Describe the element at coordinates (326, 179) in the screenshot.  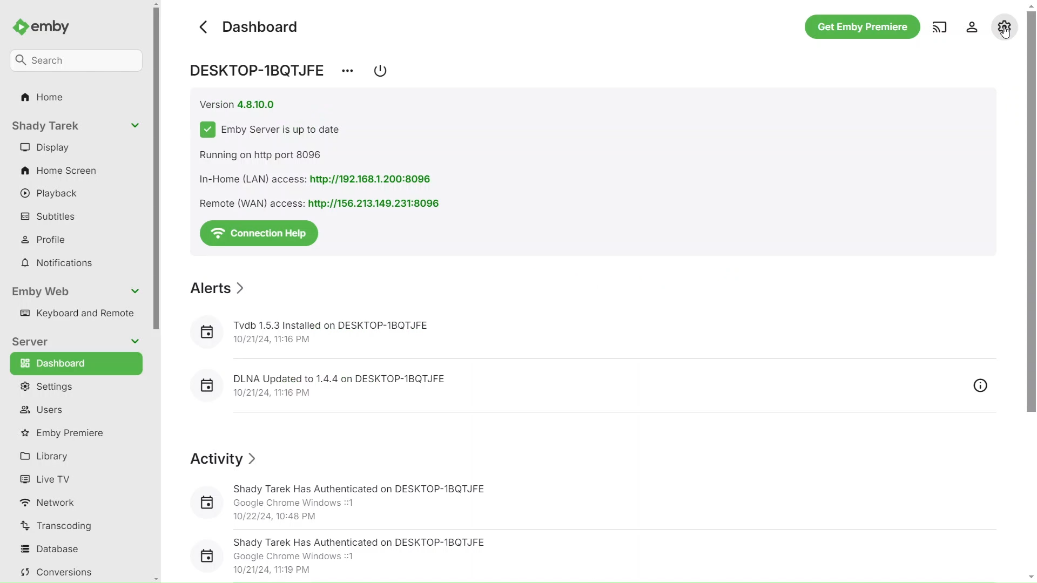
I see `In-Home (LAN) access: http://192.168.1.200:8096` at that location.